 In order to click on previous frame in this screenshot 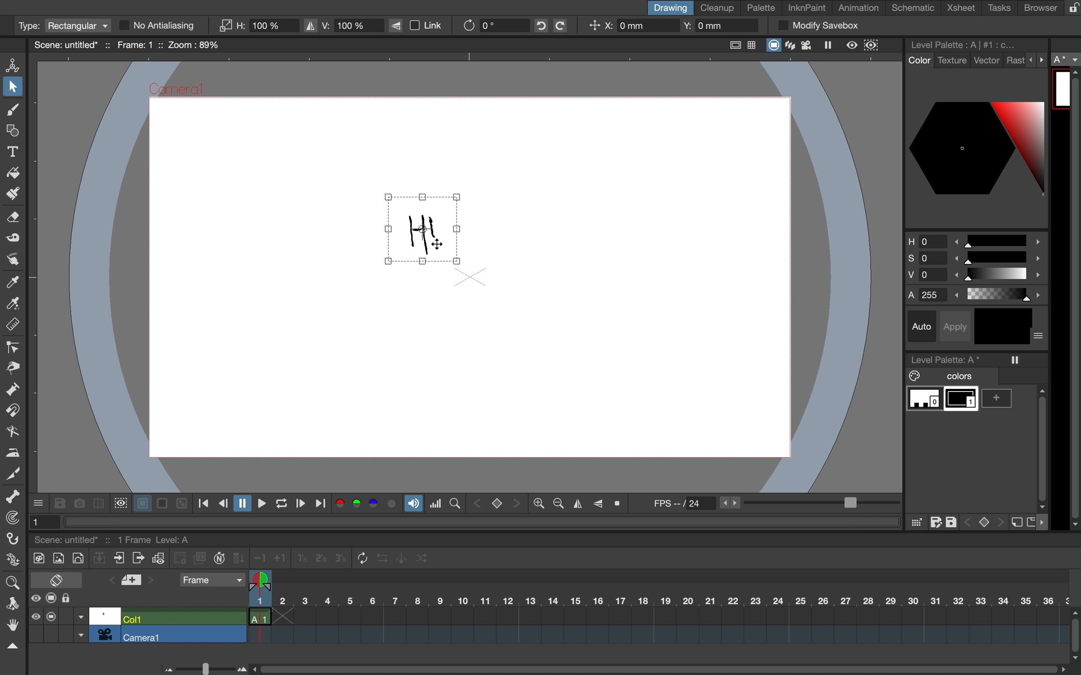, I will do `click(222, 504)`.